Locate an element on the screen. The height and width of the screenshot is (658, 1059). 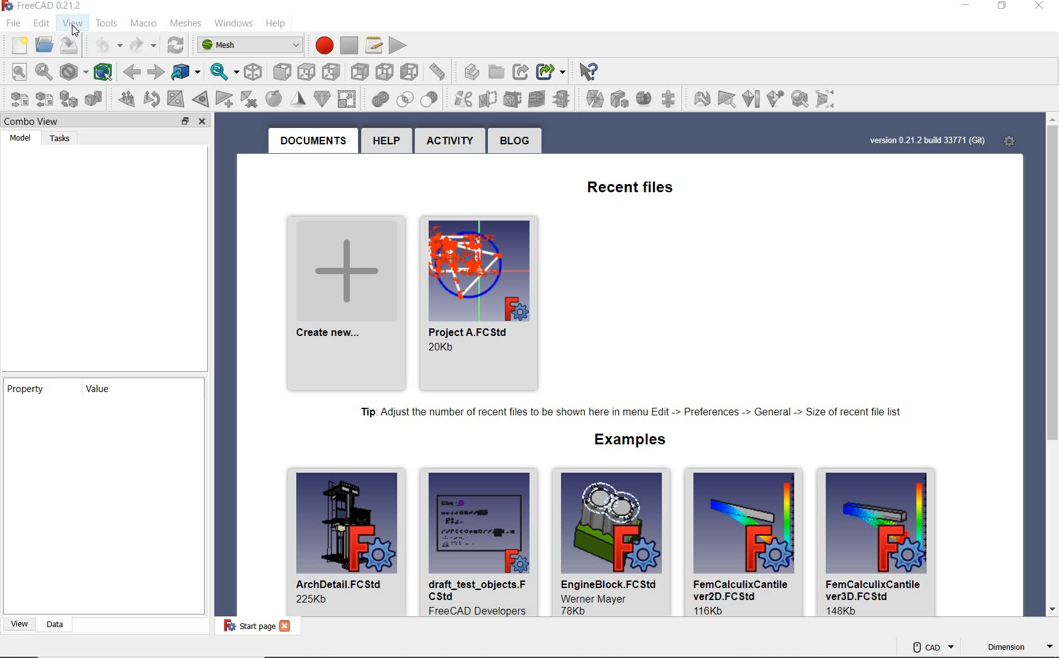
difference is located at coordinates (407, 99).